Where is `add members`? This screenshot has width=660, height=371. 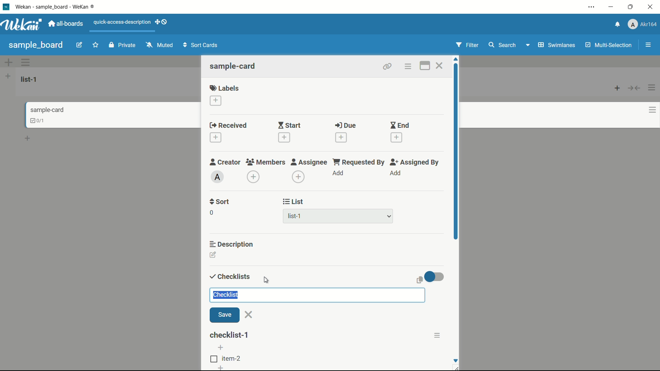 add members is located at coordinates (254, 178).